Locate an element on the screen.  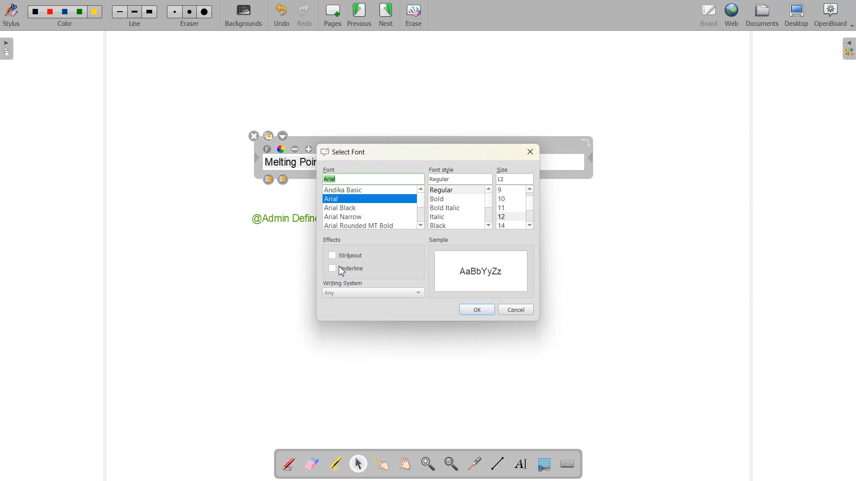
Minimize text size is located at coordinates (295, 149).